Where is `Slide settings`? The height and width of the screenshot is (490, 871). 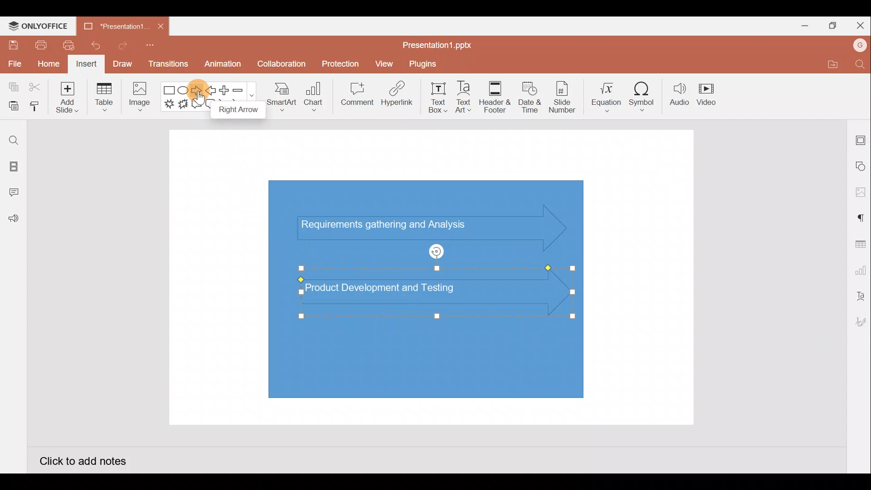 Slide settings is located at coordinates (861, 138).